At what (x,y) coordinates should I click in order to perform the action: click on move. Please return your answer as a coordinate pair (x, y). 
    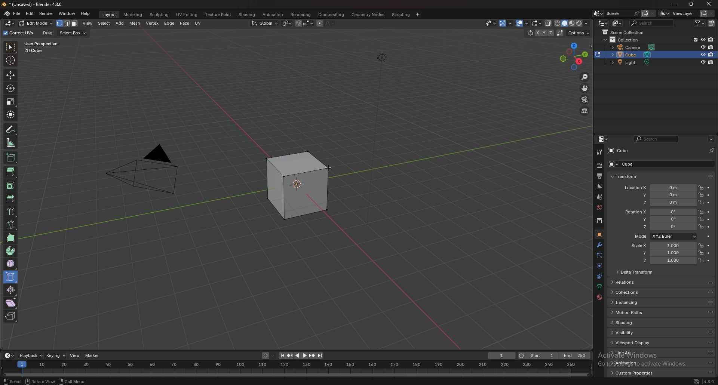
    Looking at the image, I should click on (11, 74).